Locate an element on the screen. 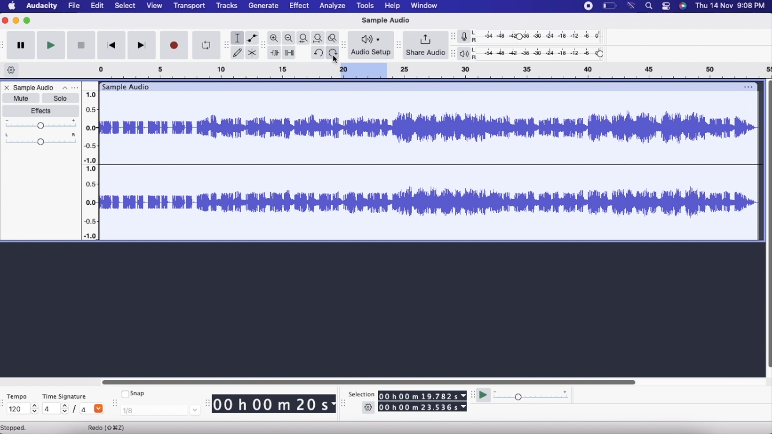 The width and height of the screenshot is (772, 434). Sample Audio is located at coordinates (35, 88).